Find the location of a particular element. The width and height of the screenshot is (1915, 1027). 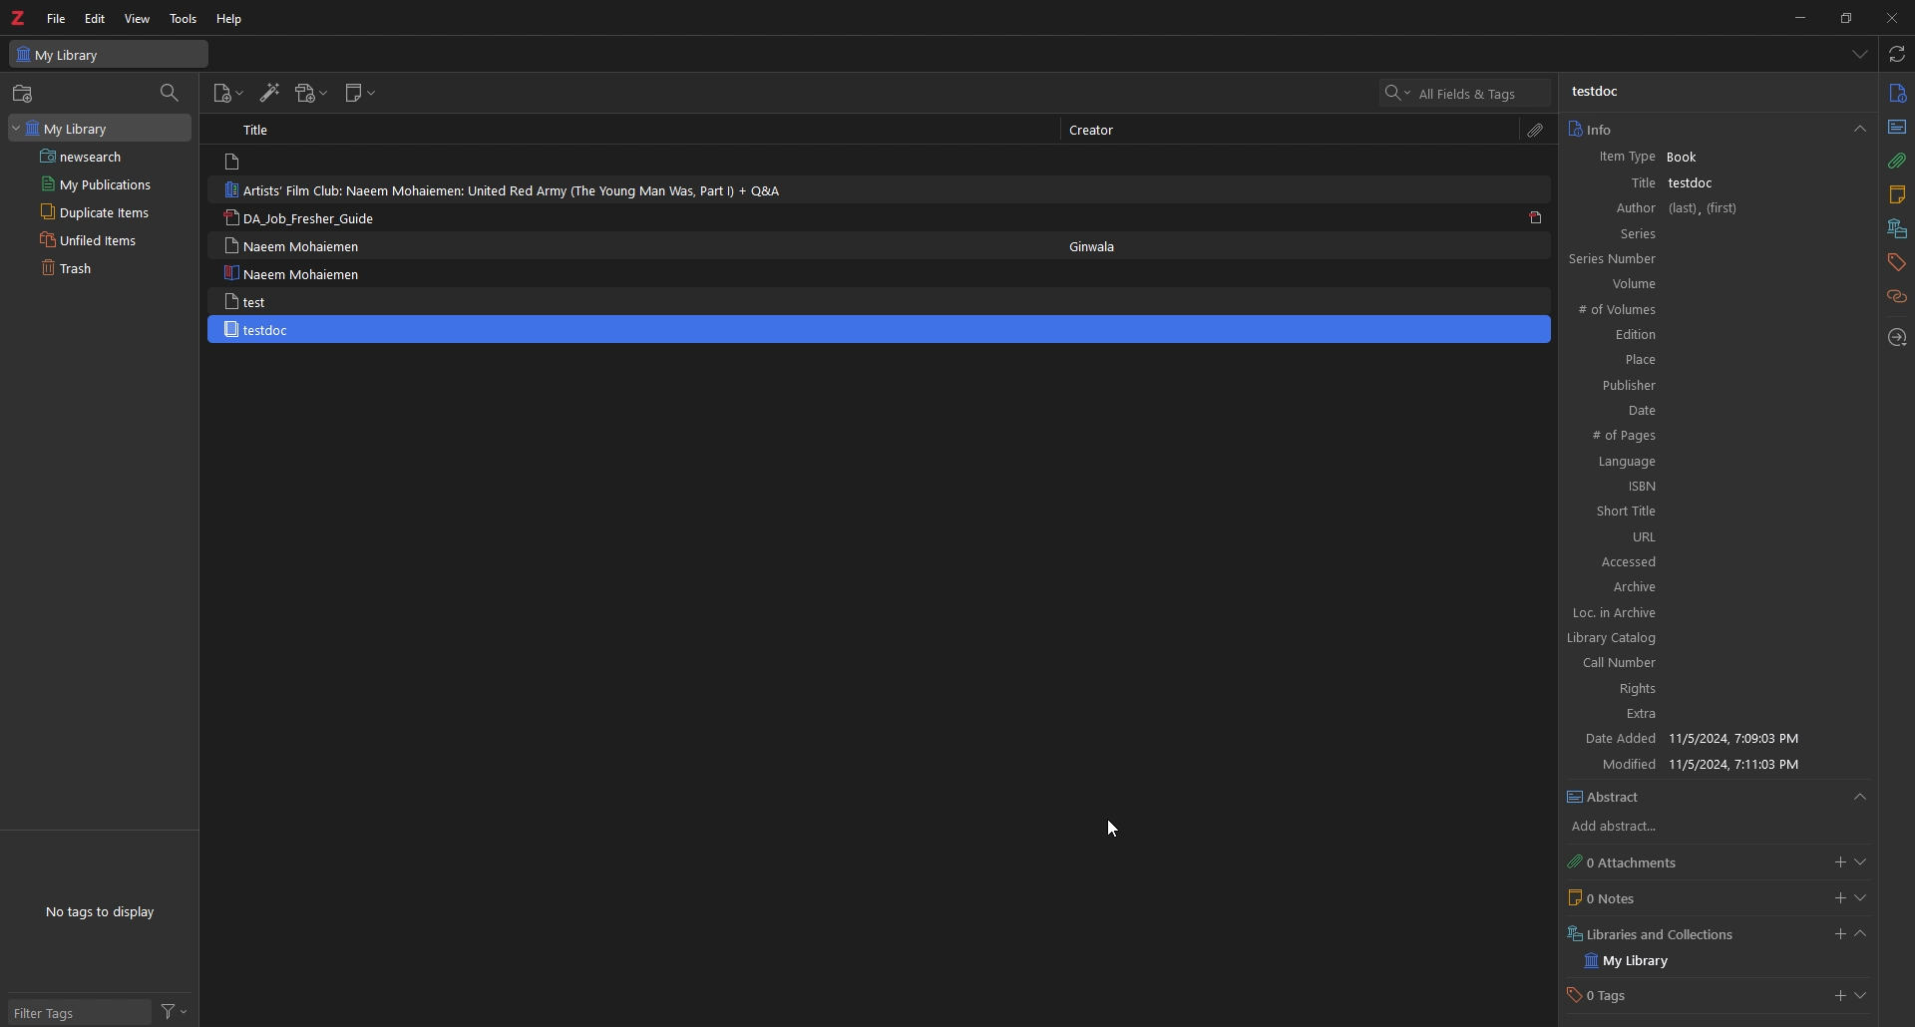

testdoc is located at coordinates (1599, 92).